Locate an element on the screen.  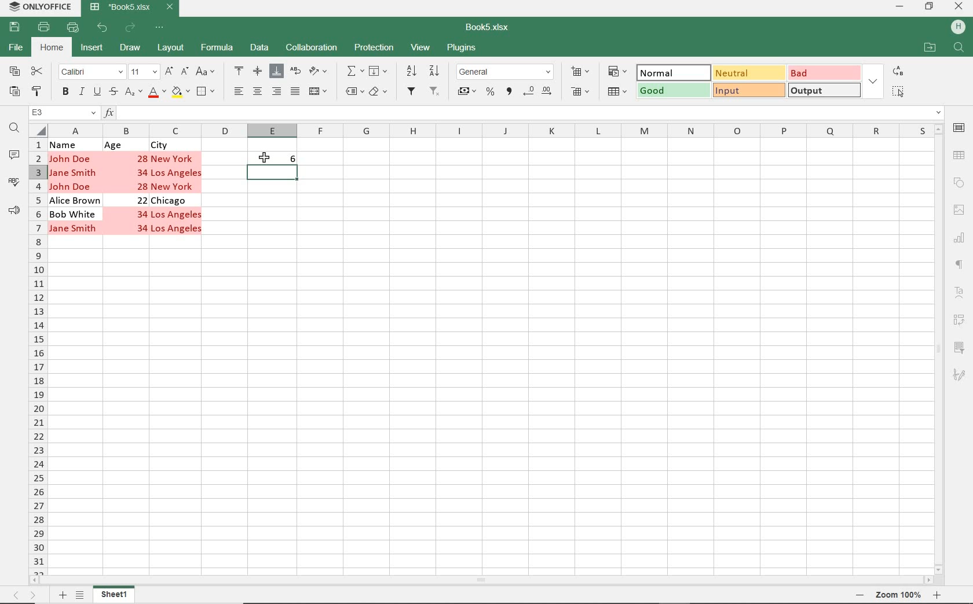
REDO is located at coordinates (130, 29).